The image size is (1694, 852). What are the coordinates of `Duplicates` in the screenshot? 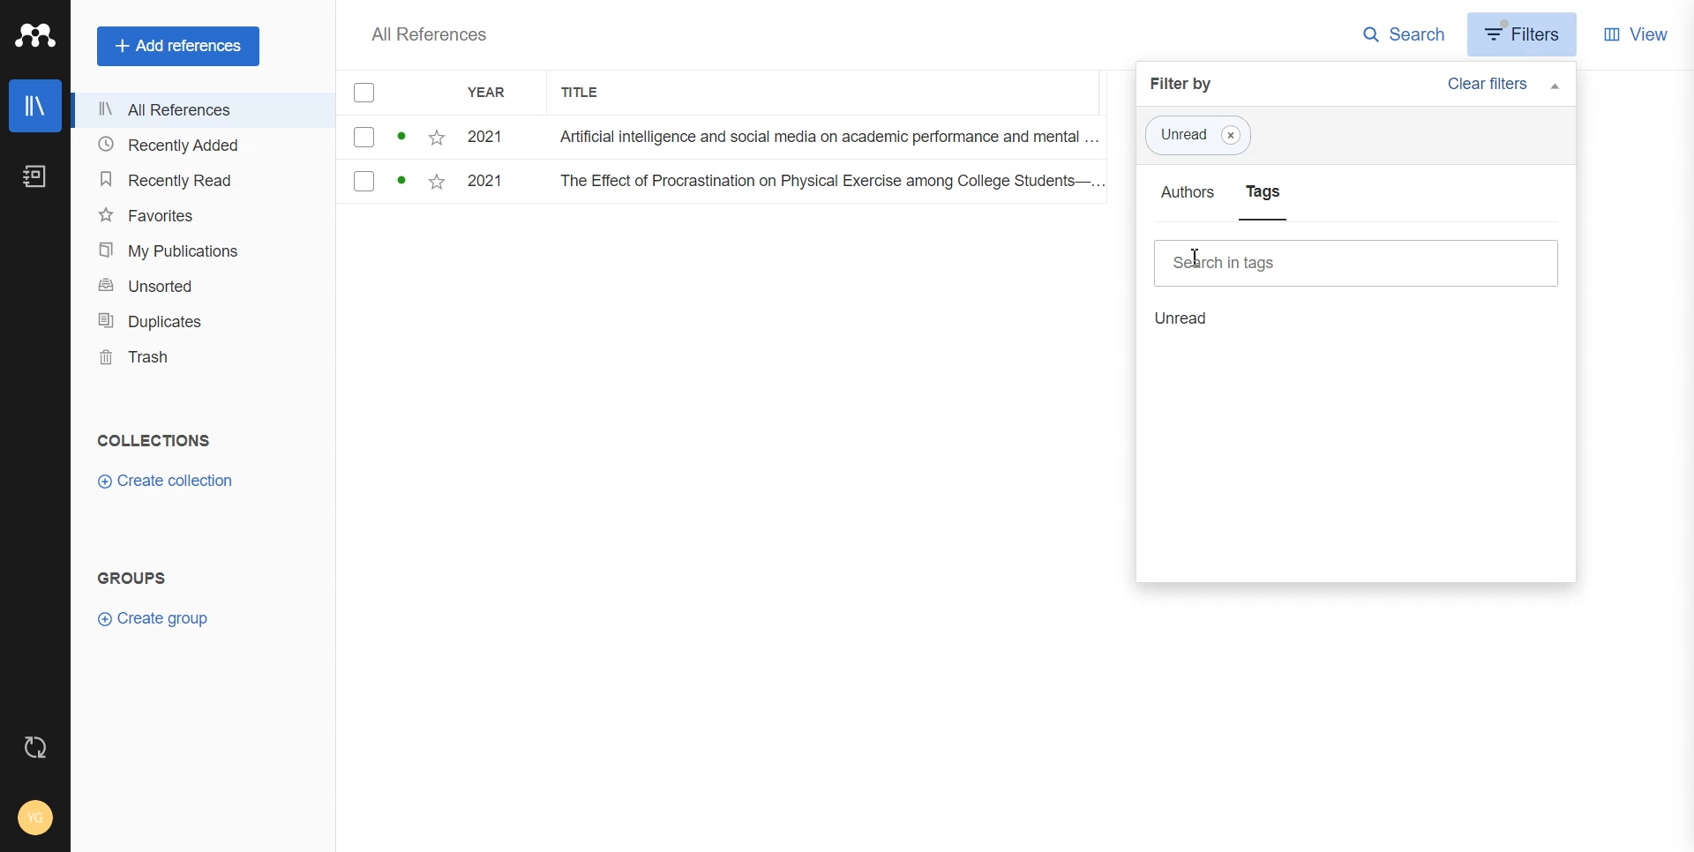 It's located at (202, 321).